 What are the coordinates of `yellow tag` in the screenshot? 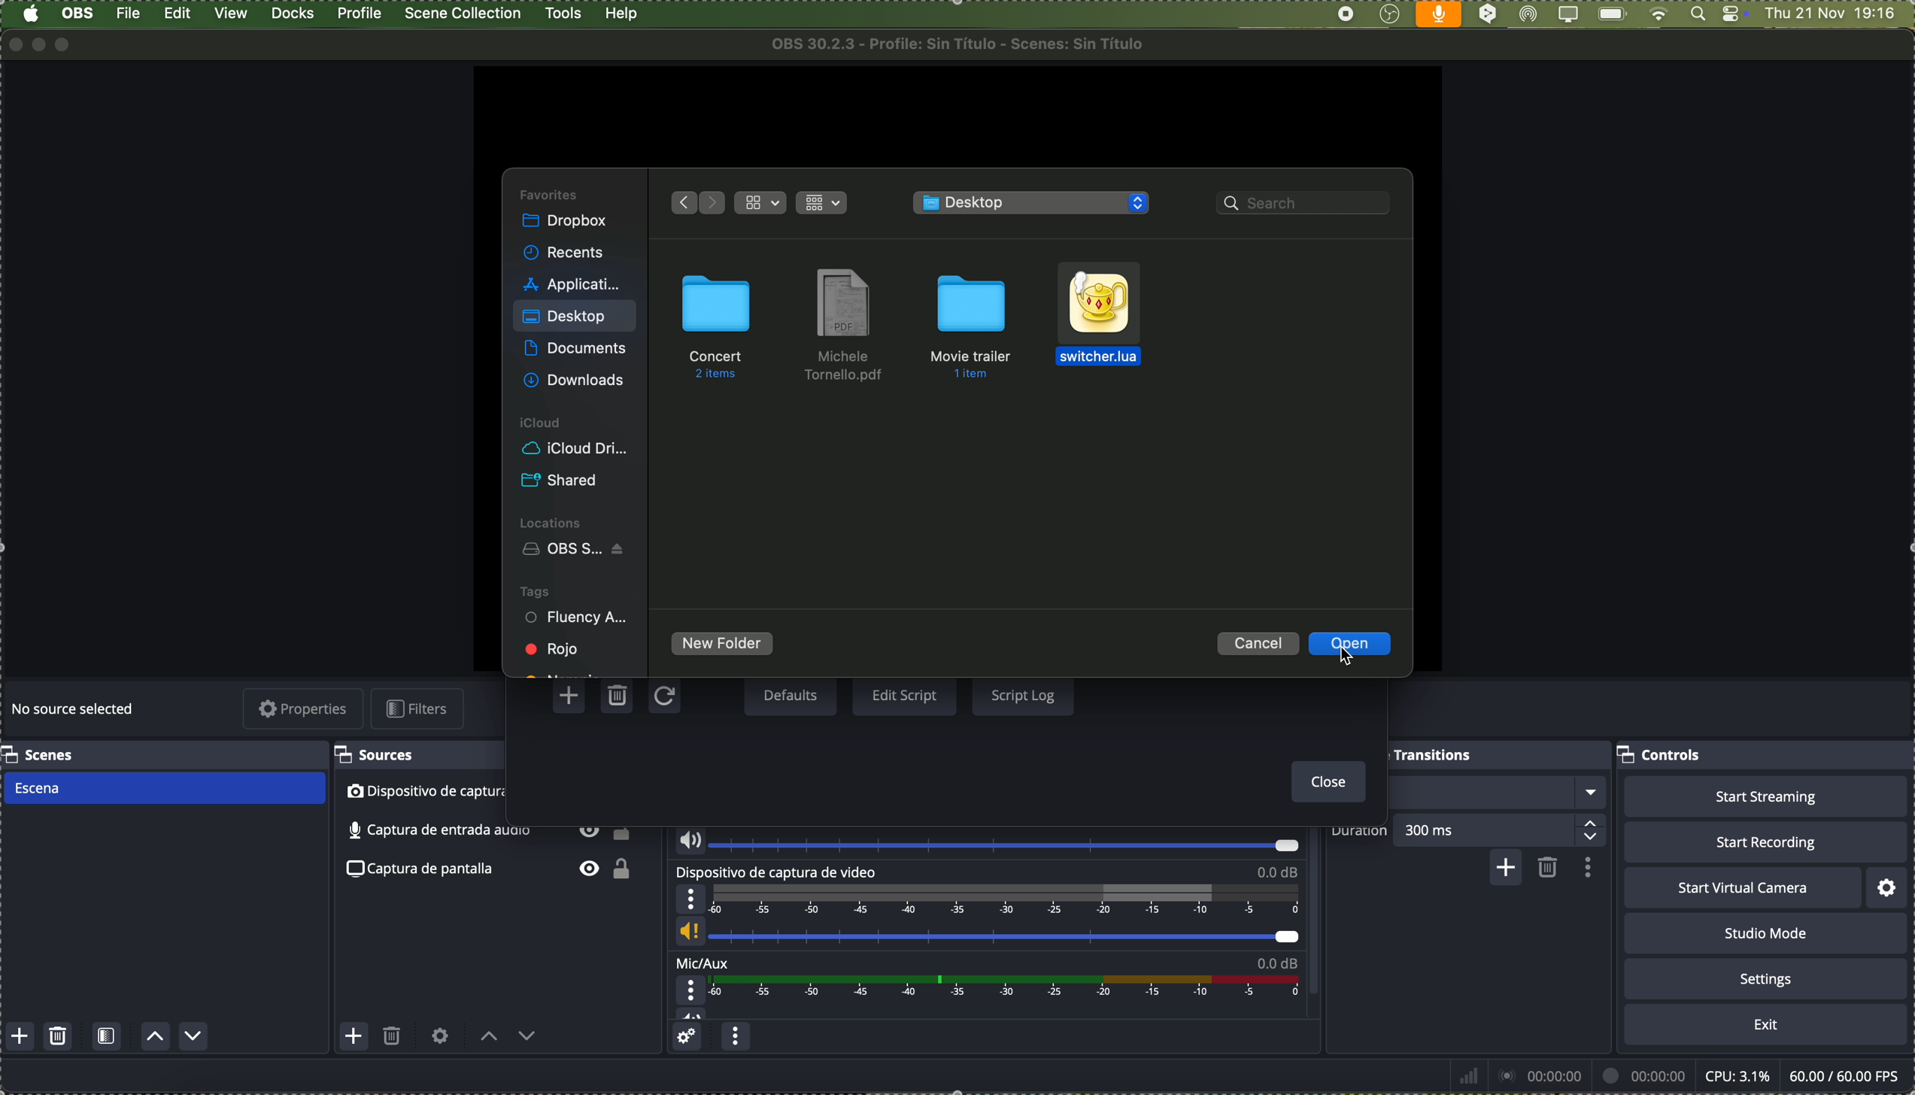 It's located at (563, 671).